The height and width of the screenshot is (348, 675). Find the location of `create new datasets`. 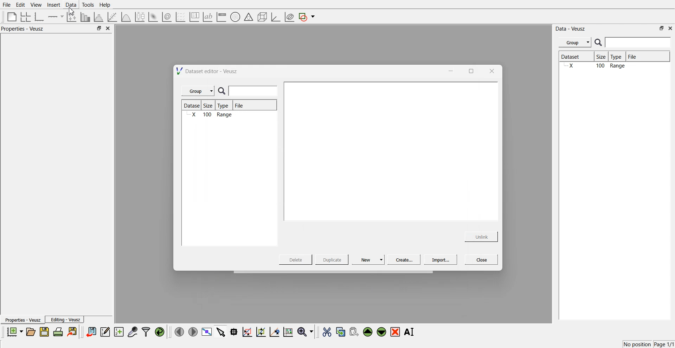

create new datasets is located at coordinates (119, 332).